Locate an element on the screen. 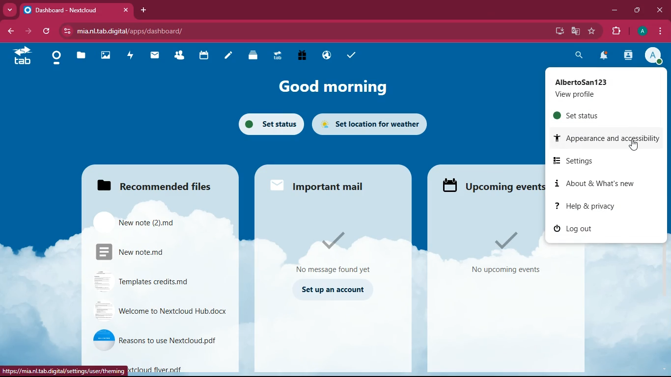  add tab is located at coordinates (143, 9).